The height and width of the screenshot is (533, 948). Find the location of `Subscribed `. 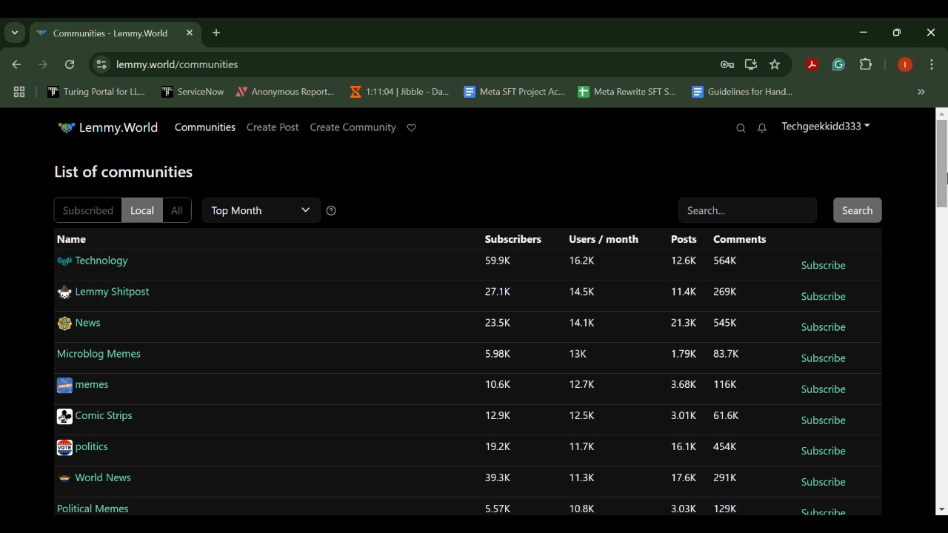

Subscribed  is located at coordinates (85, 209).